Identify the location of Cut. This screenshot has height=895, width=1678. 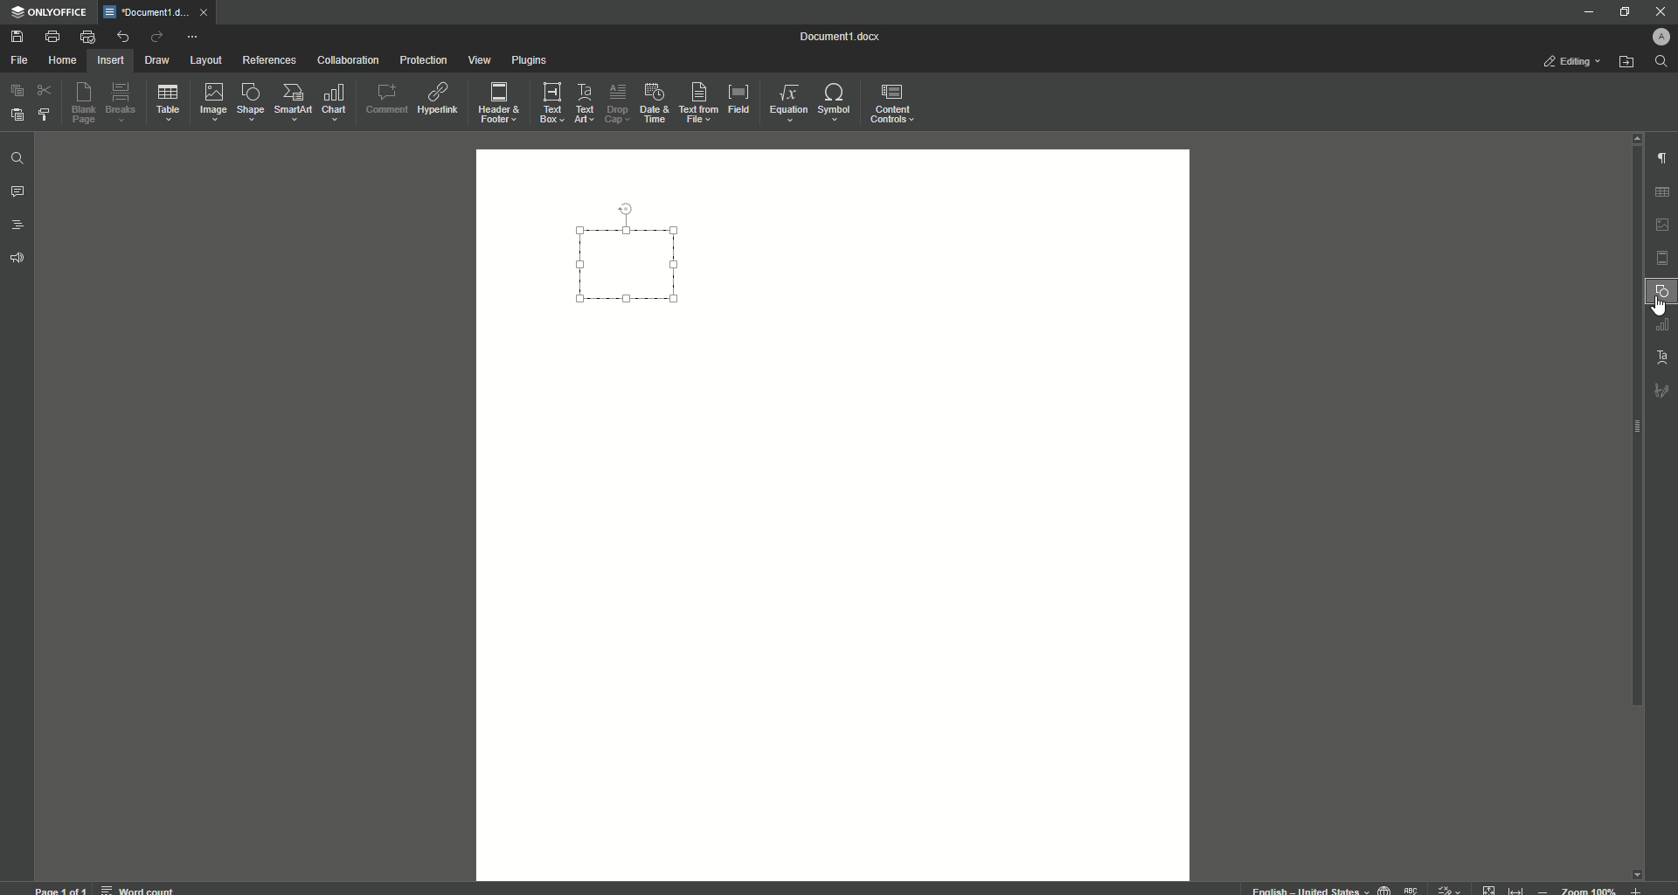
(46, 89).